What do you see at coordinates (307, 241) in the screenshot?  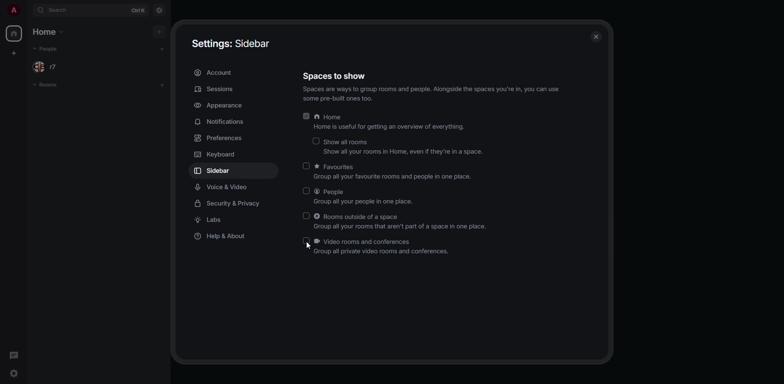 I see `click to enable` at bounding box center [307, 241].